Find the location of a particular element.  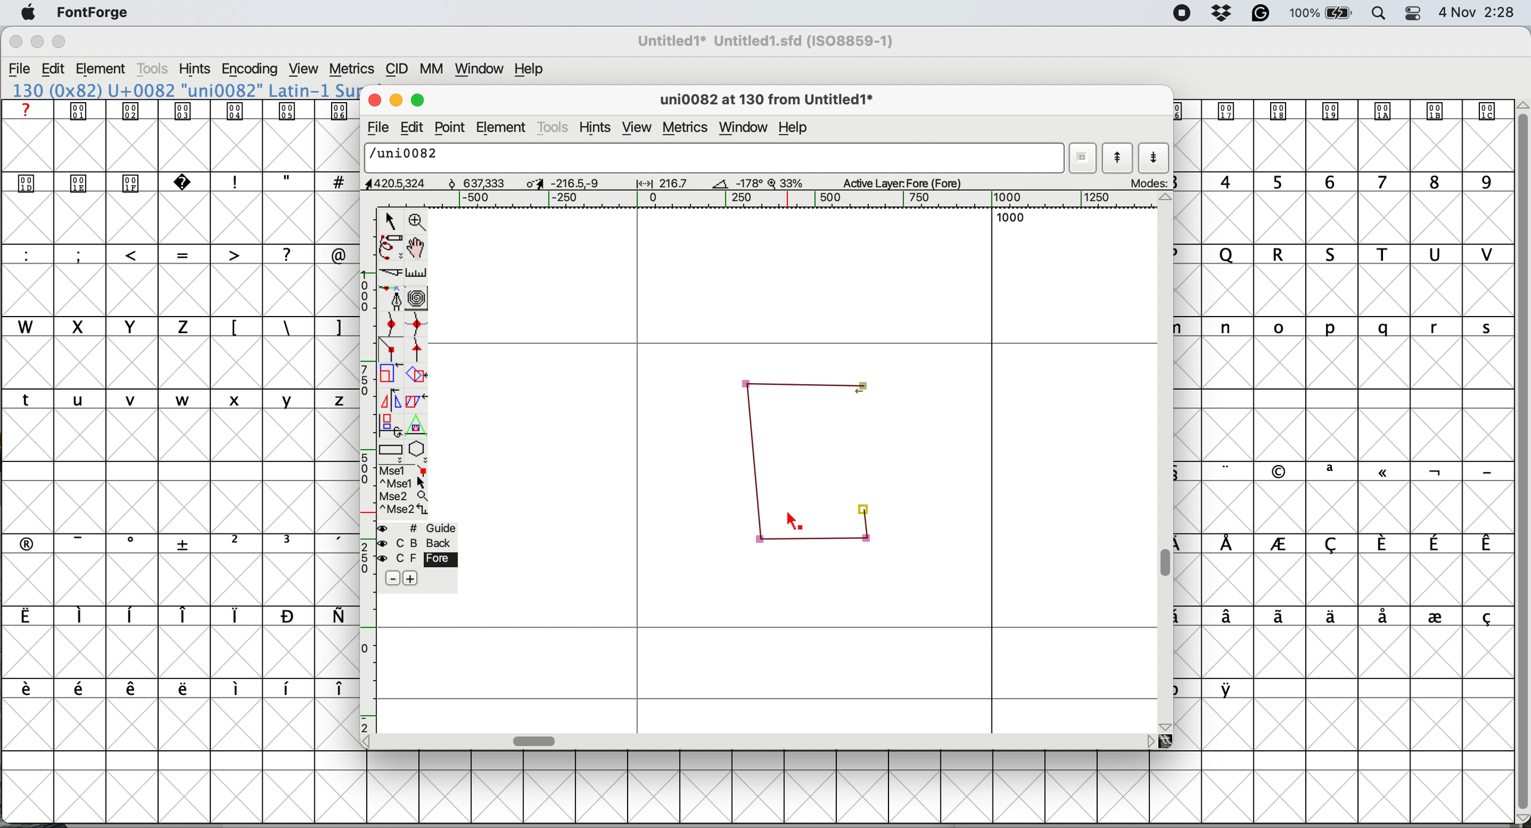

mode is located at coordinates (1146, 182).